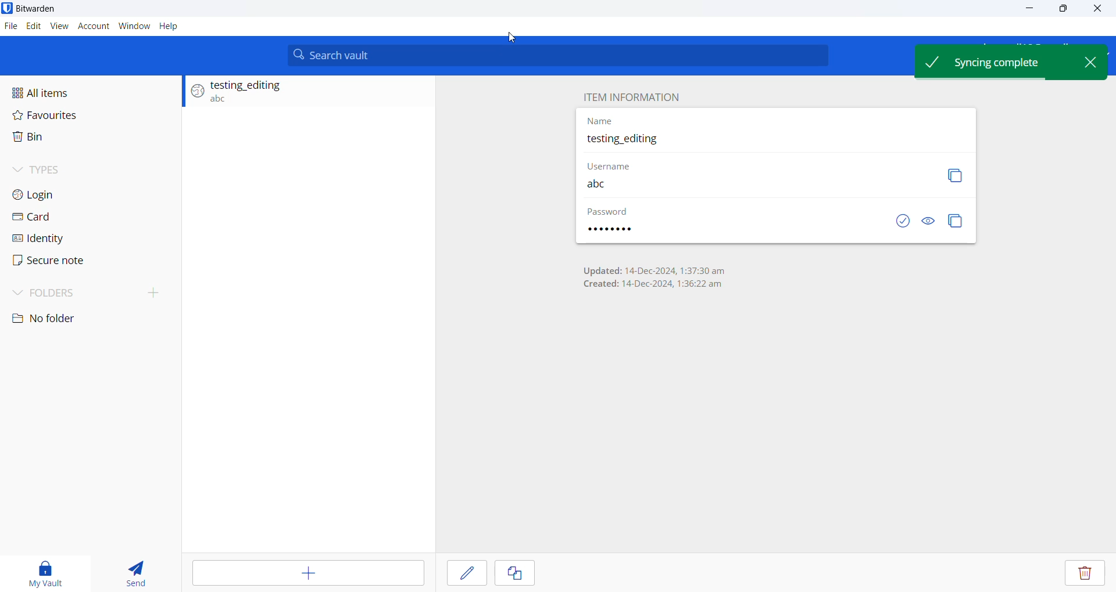 This screenshot has width=1116, height=592. Describe the element at coordinates (467, 575) in the screenshot. I see `save` at that location.